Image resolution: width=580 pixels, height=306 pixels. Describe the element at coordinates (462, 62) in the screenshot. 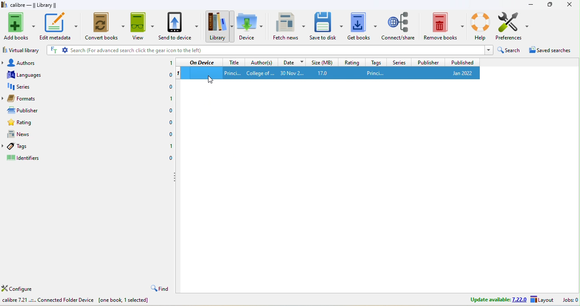

I see `published` at that location.